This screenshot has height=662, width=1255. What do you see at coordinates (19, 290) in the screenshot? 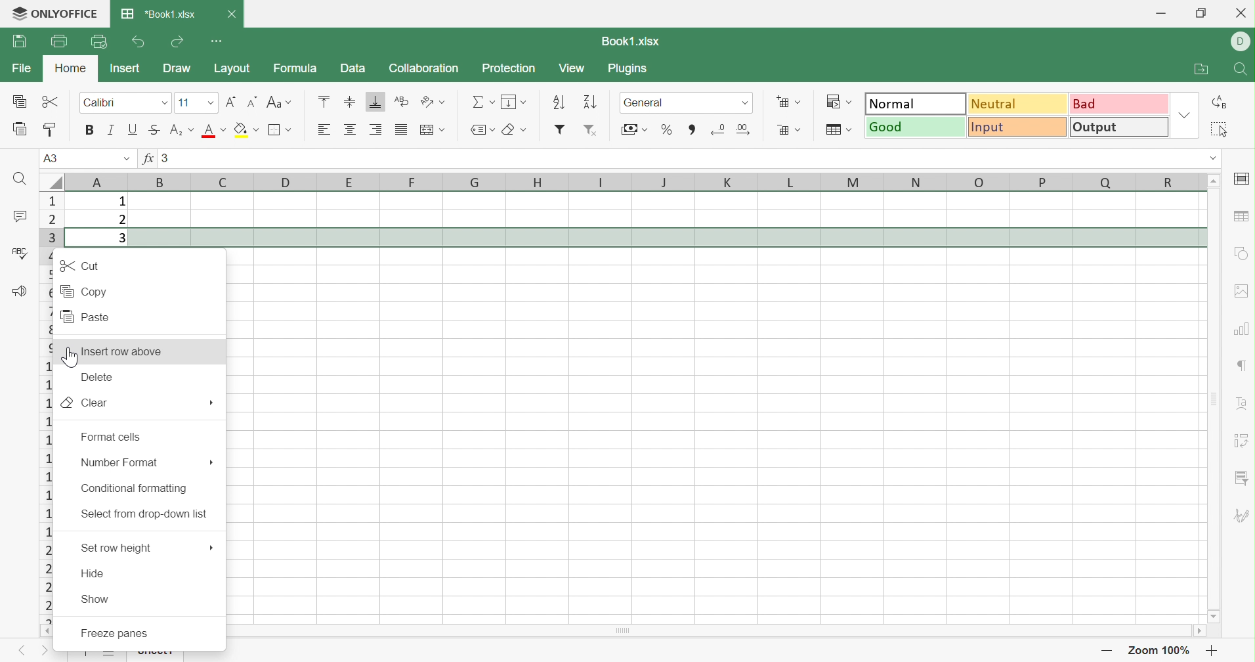
I see `Feedback & Support` at bounding box center [19, 290].